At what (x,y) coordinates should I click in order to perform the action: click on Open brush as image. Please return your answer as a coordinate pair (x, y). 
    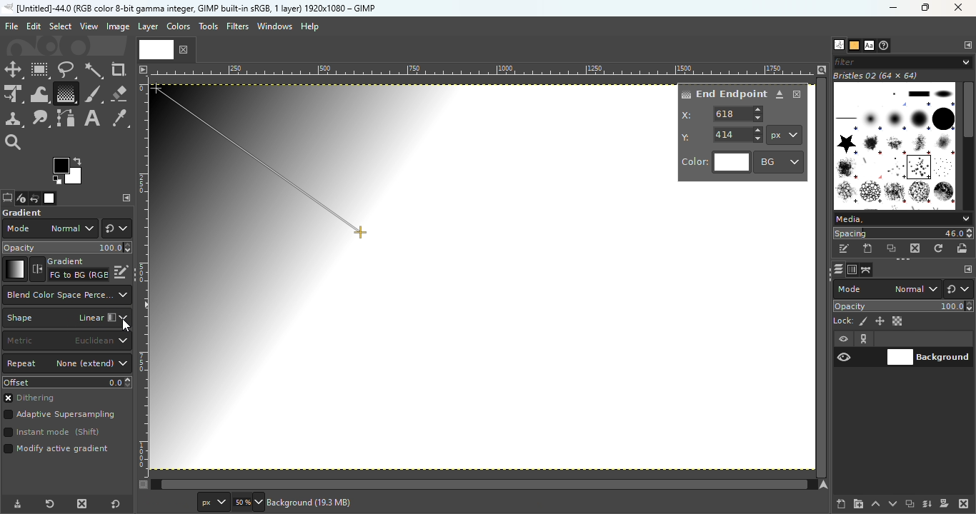
    Looking at the image, I should click on (963, 248).